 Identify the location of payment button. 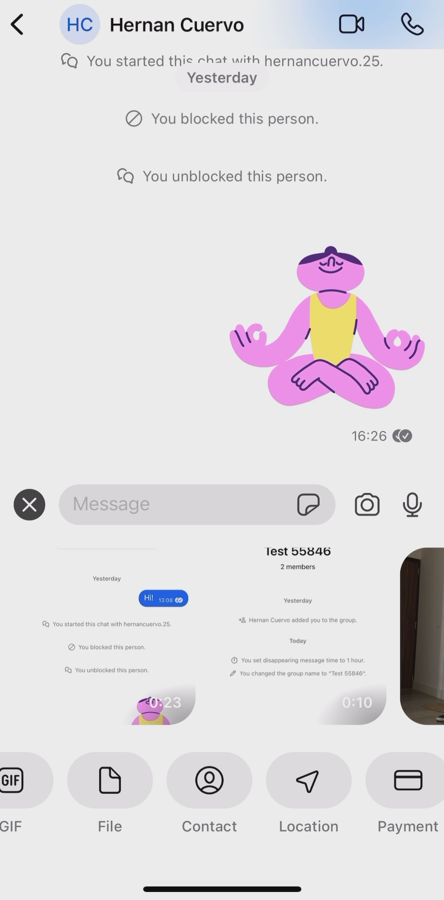
(404, 797).